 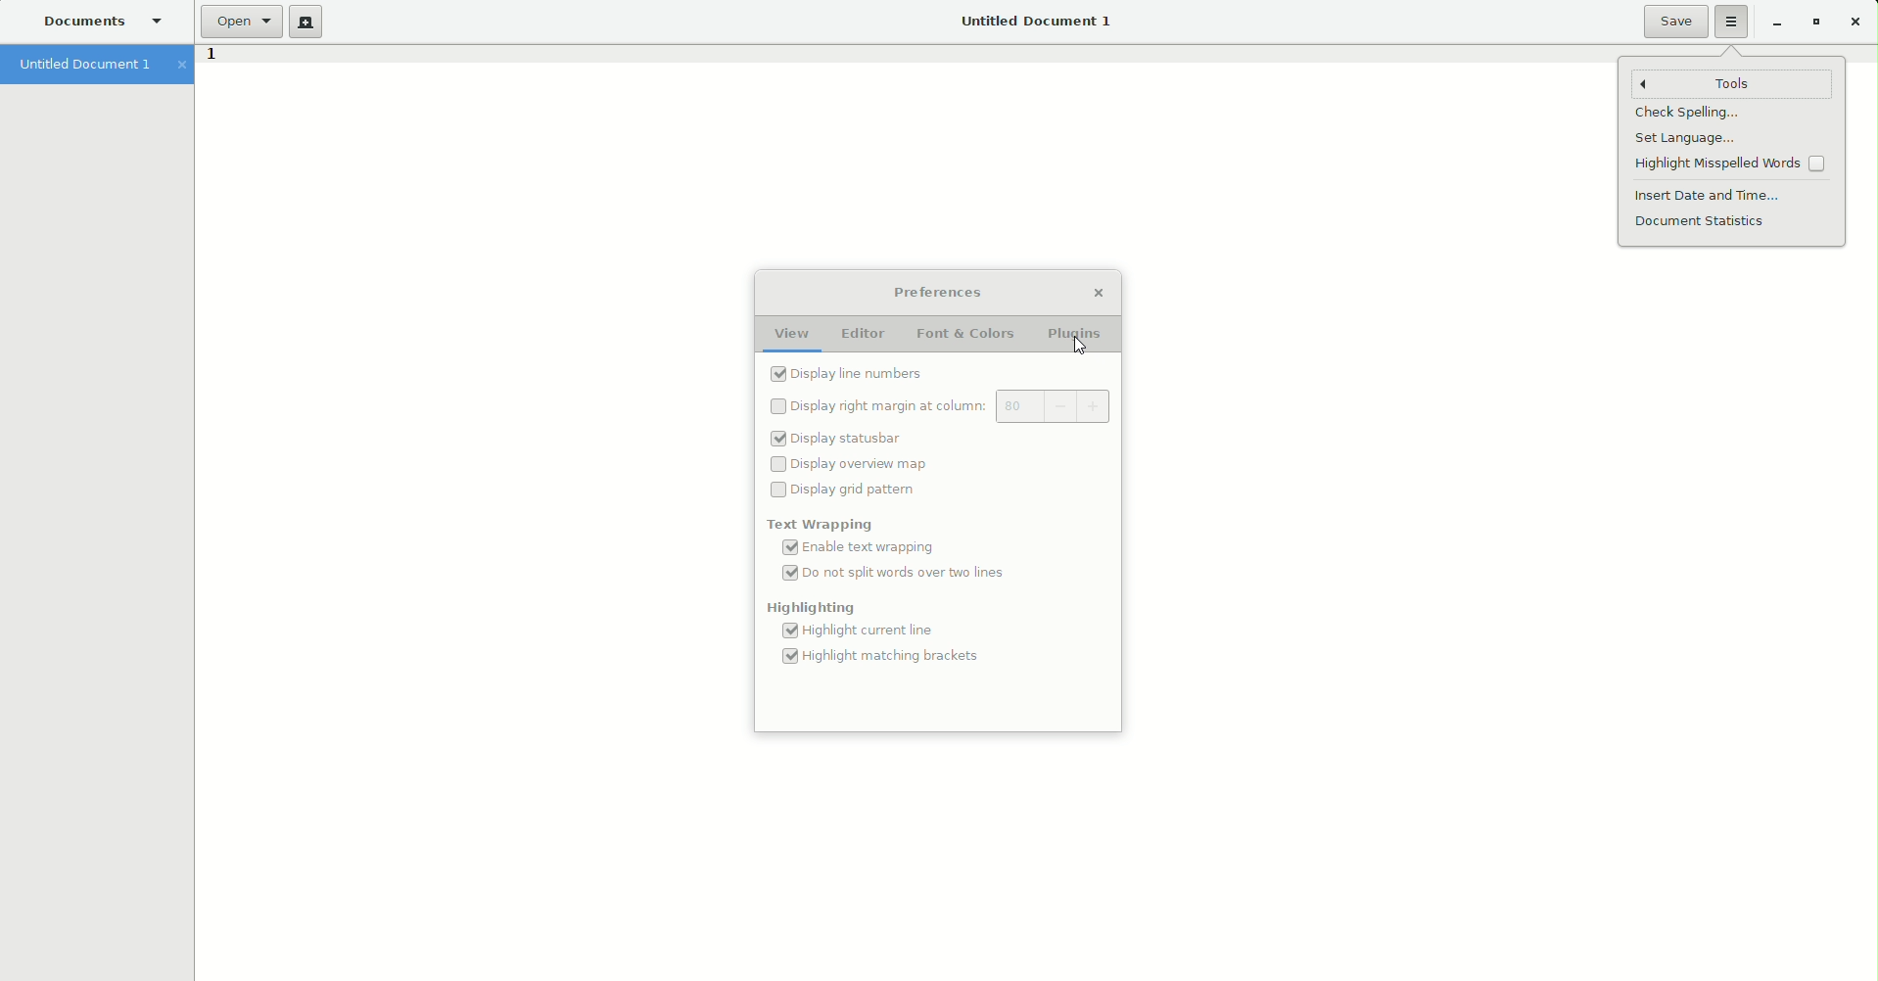 What do you see at coordinates (902, 578) in the screenshot?
I see `Do no split words over two lines` at bounding box center [902, 578].